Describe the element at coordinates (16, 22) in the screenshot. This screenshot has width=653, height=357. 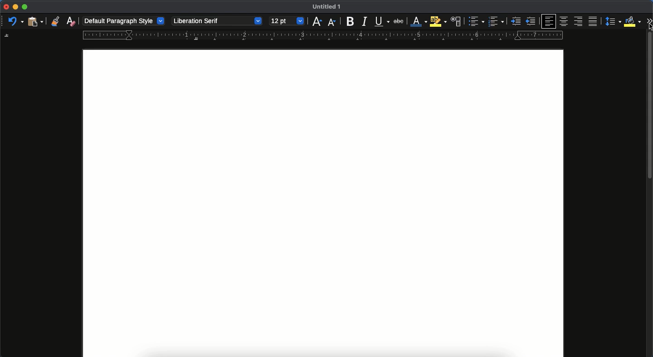
I see `undo` at that location.